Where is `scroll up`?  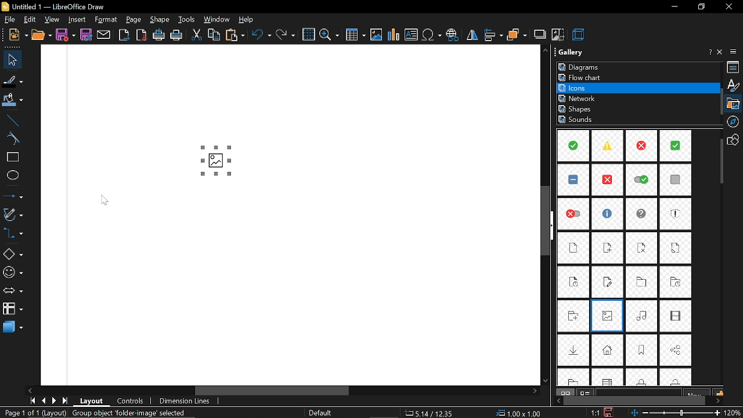 scroll up is located at coordinates (543, 51).